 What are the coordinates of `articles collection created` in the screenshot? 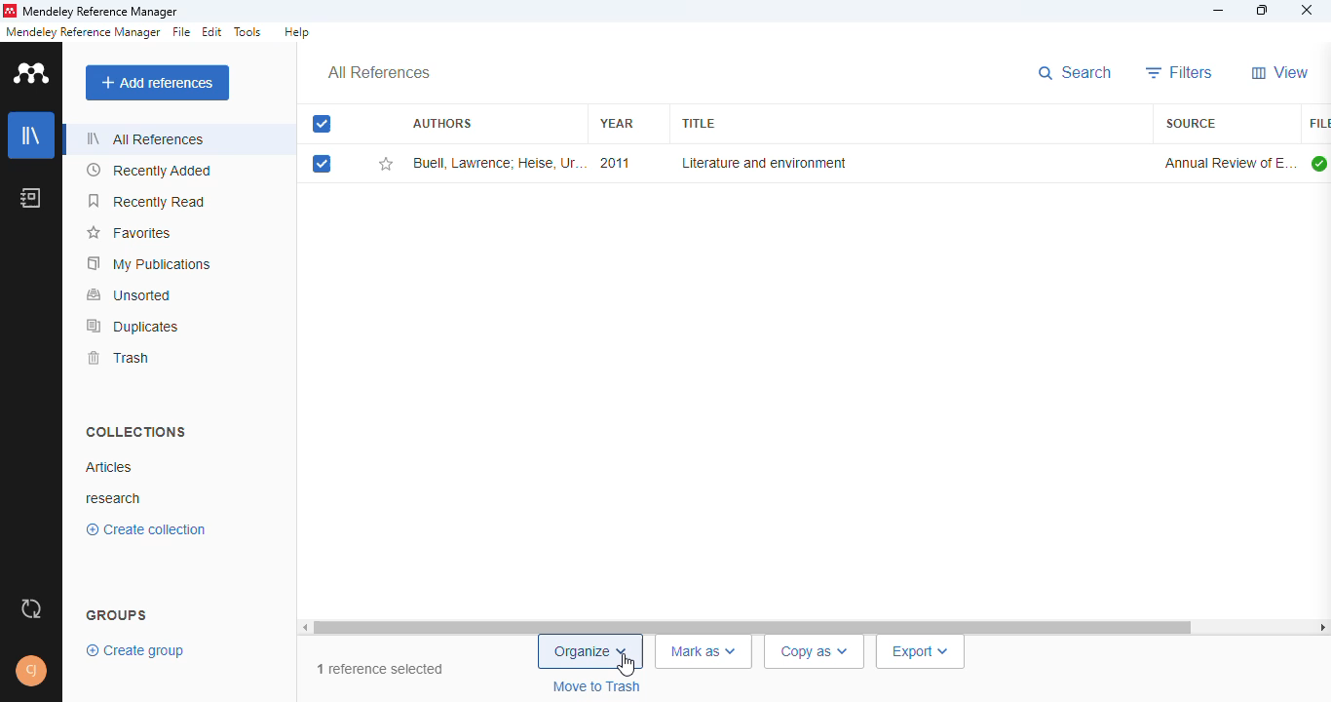 It's located at (108, 467).